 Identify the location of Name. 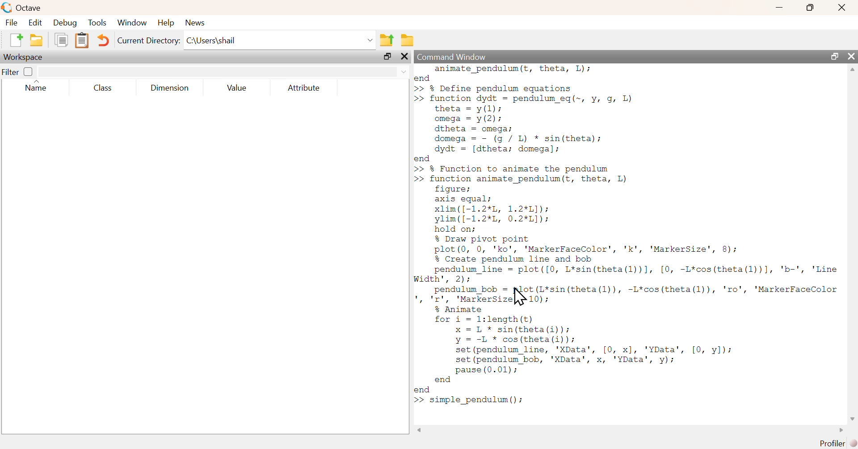
(41, 87).